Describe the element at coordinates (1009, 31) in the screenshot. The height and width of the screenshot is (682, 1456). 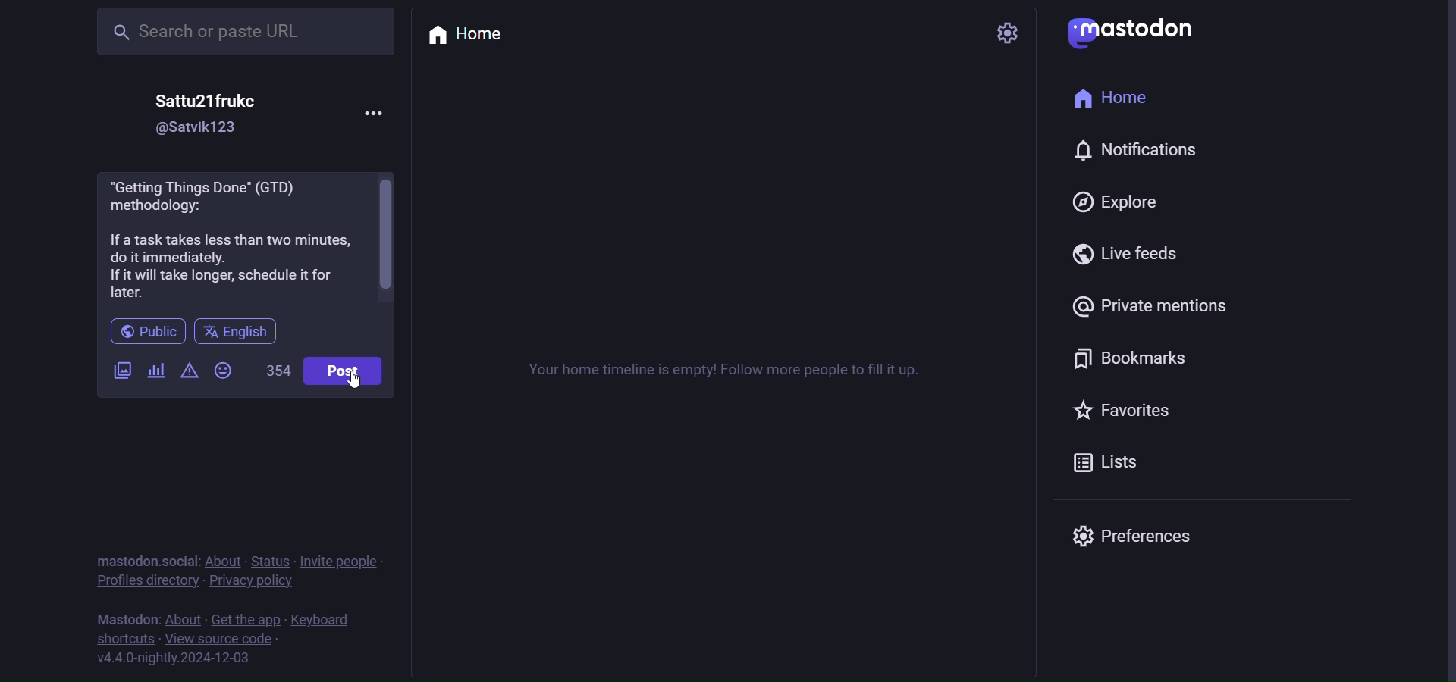
I see `setting` at that location.